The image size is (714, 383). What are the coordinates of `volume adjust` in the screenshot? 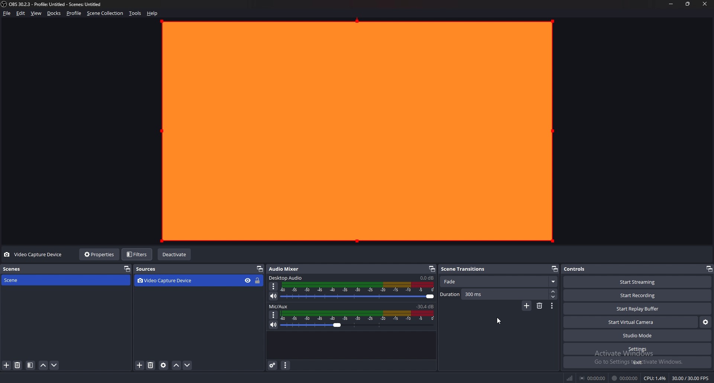 It's located at (358, 290).